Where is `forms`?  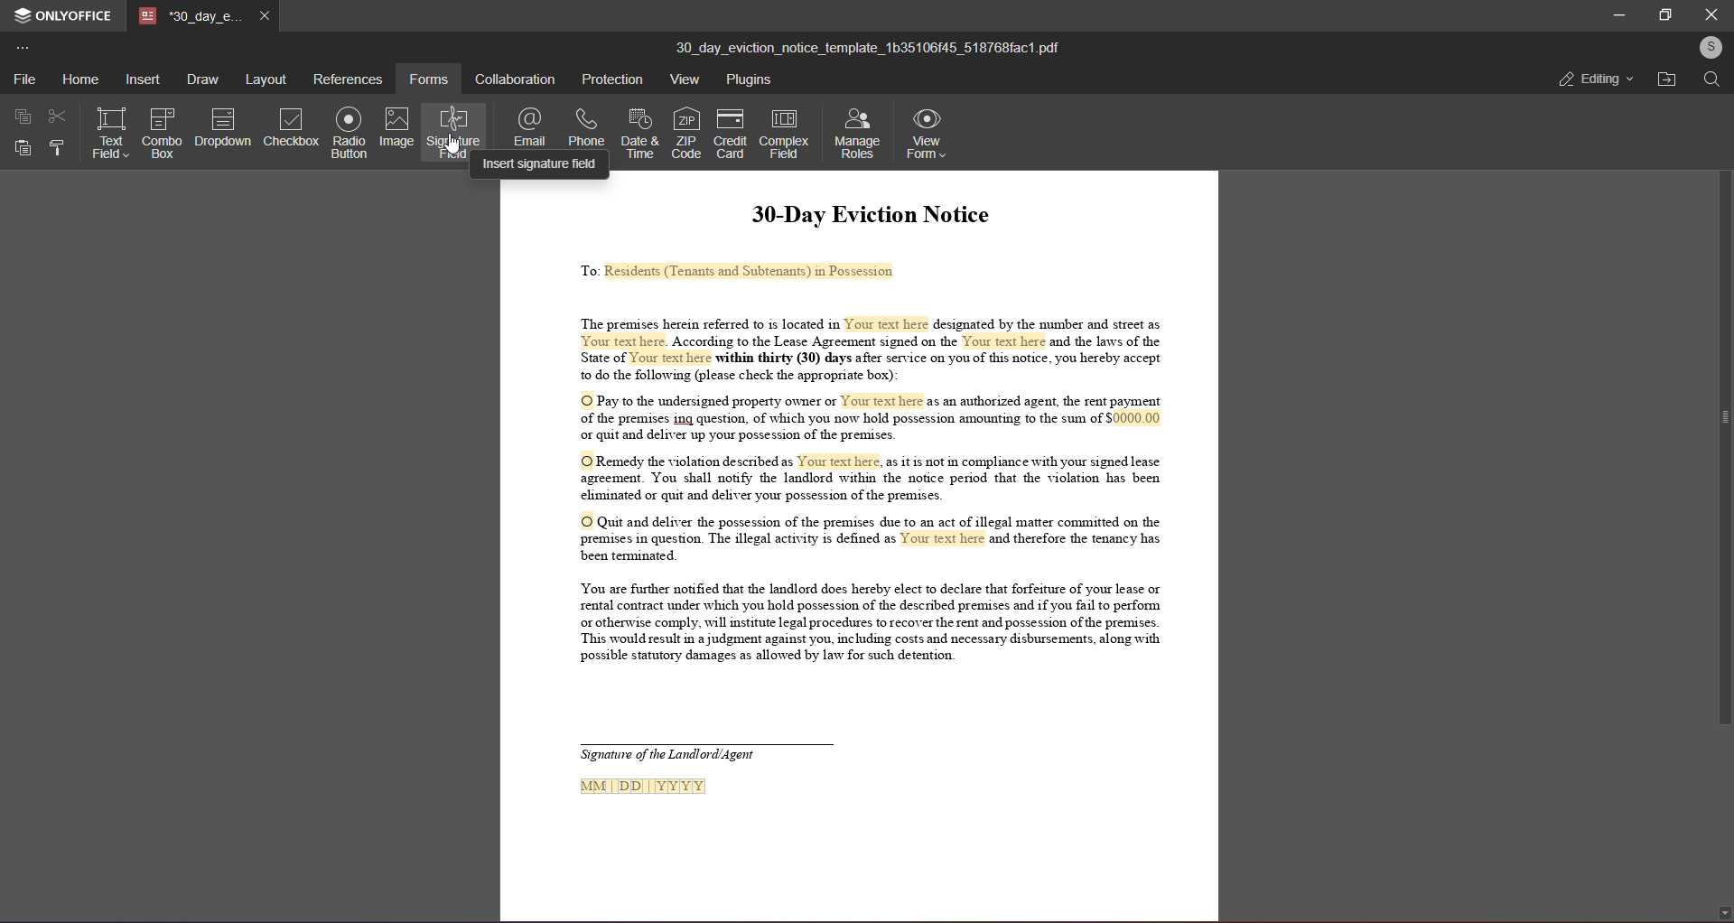 forms is located at coordinates (431, 77).